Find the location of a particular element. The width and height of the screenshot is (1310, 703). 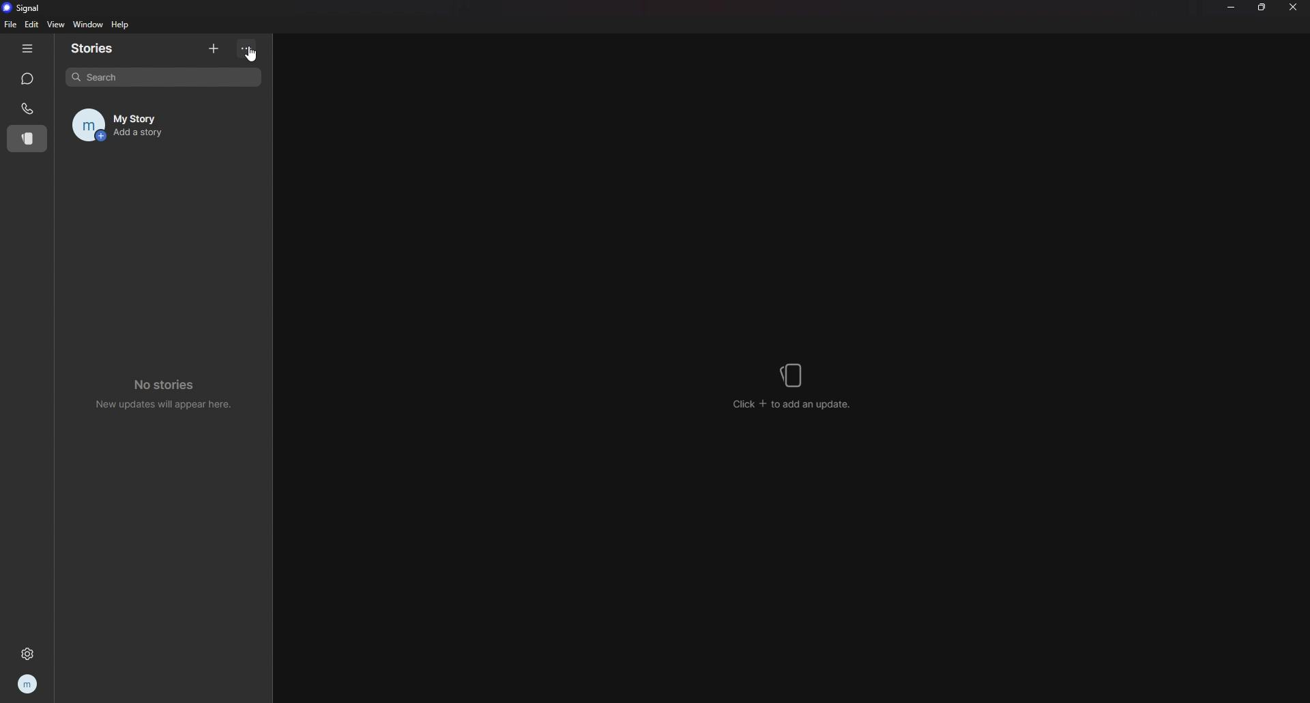

close is located at coordinates (1293, 6).